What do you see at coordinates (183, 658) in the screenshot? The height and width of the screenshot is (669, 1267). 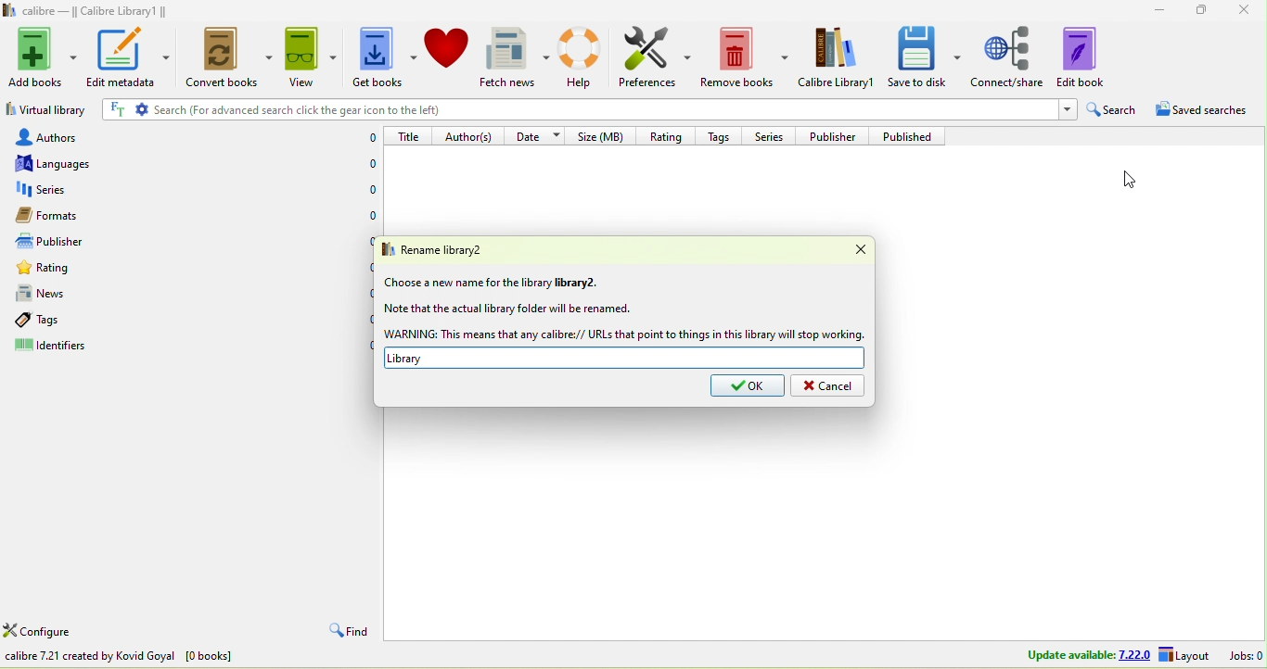 I see `choose calibre library to work with calibrery library 1 [0 books]` at bounding box center [183, 658].